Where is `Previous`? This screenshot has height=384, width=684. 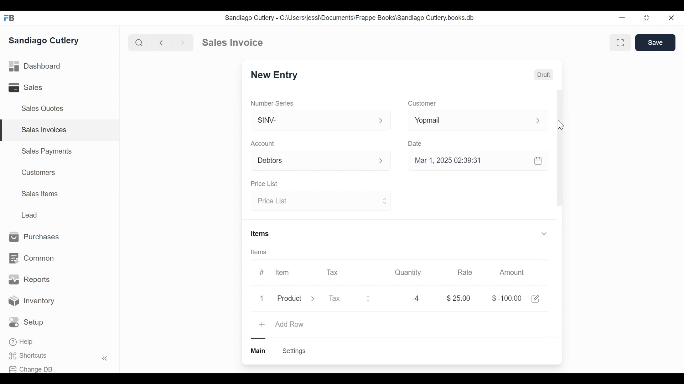 Previous is located at coordinates (162, 42).